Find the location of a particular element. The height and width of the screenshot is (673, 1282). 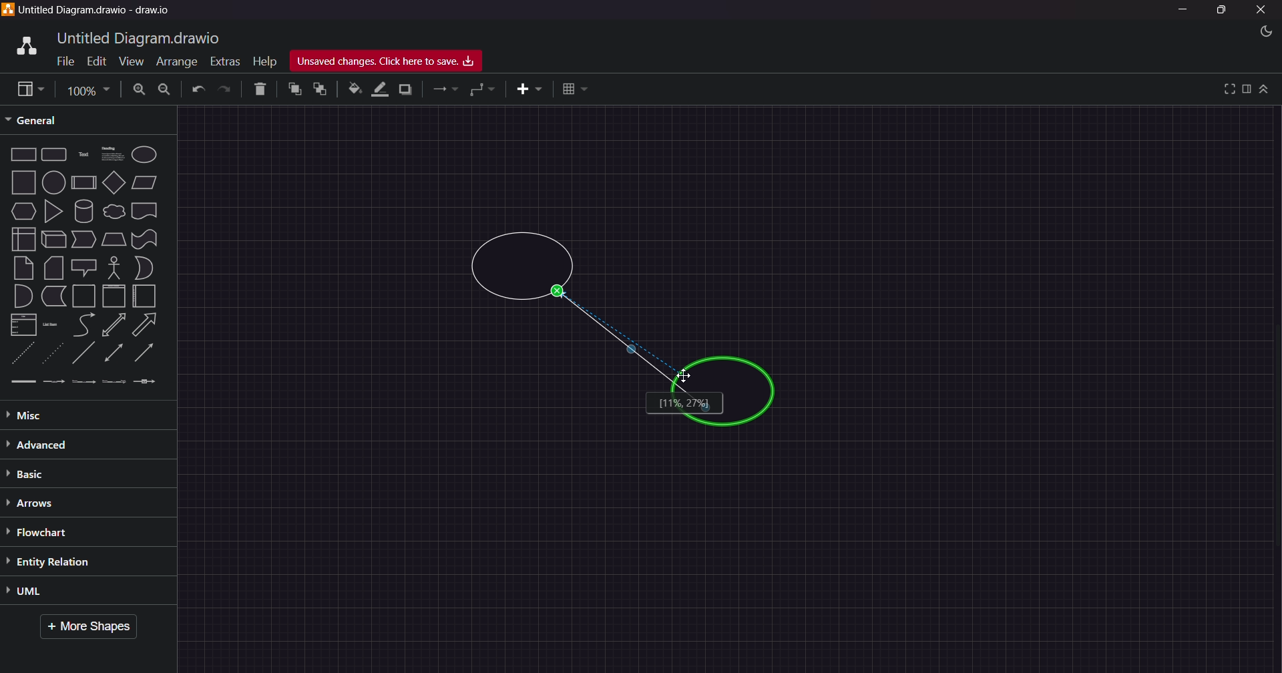

Arrange is located at coordinates (174, 63).